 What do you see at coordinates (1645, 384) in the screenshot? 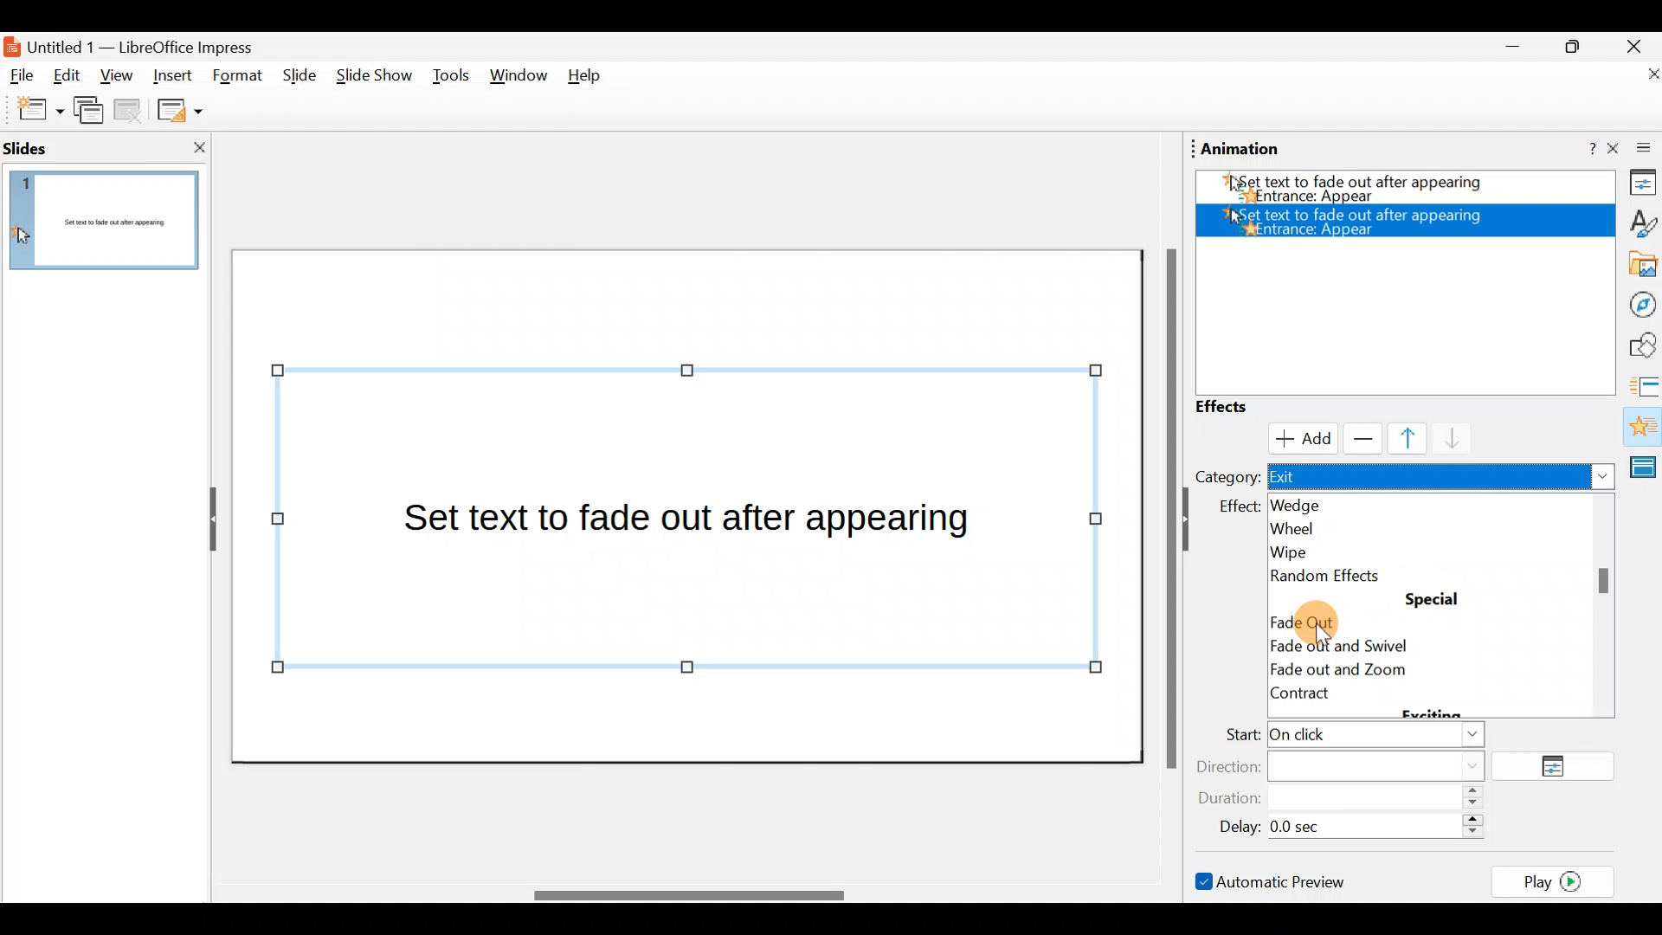
I see `Slides transition` at bounding box center [1645, 384].